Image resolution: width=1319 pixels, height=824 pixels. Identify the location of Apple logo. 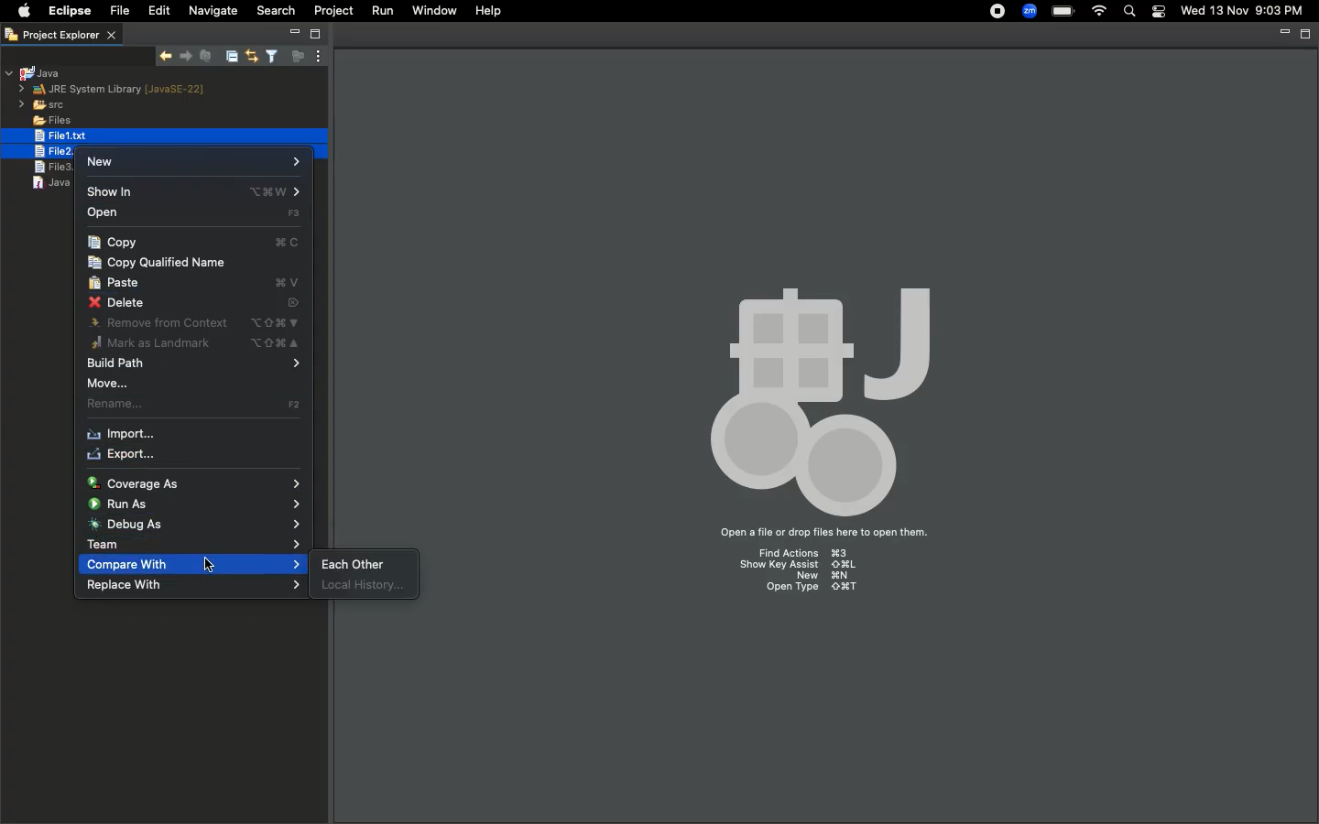
(20, 13).